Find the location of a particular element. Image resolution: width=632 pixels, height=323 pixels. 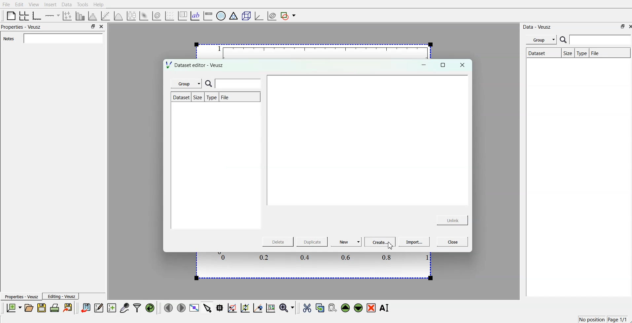

zoom functions is located at coordinates (287, 308).